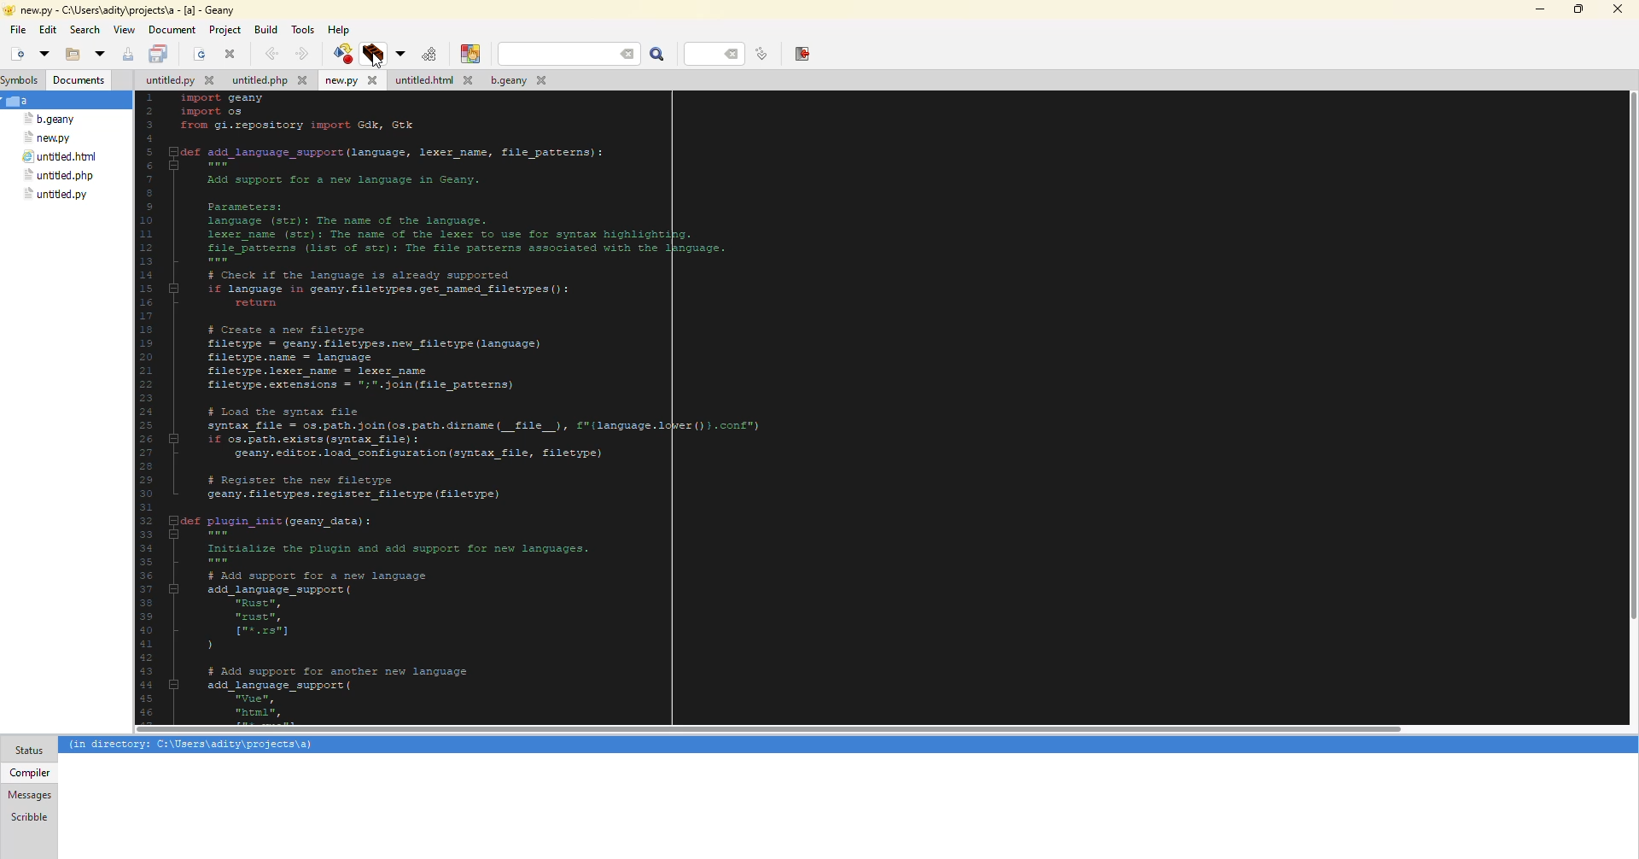 This screenshot has width=1639, height=859. What do you see at coordinates (472, 54) in the screenshot?
I see `color` at bounding box center [472, 54].